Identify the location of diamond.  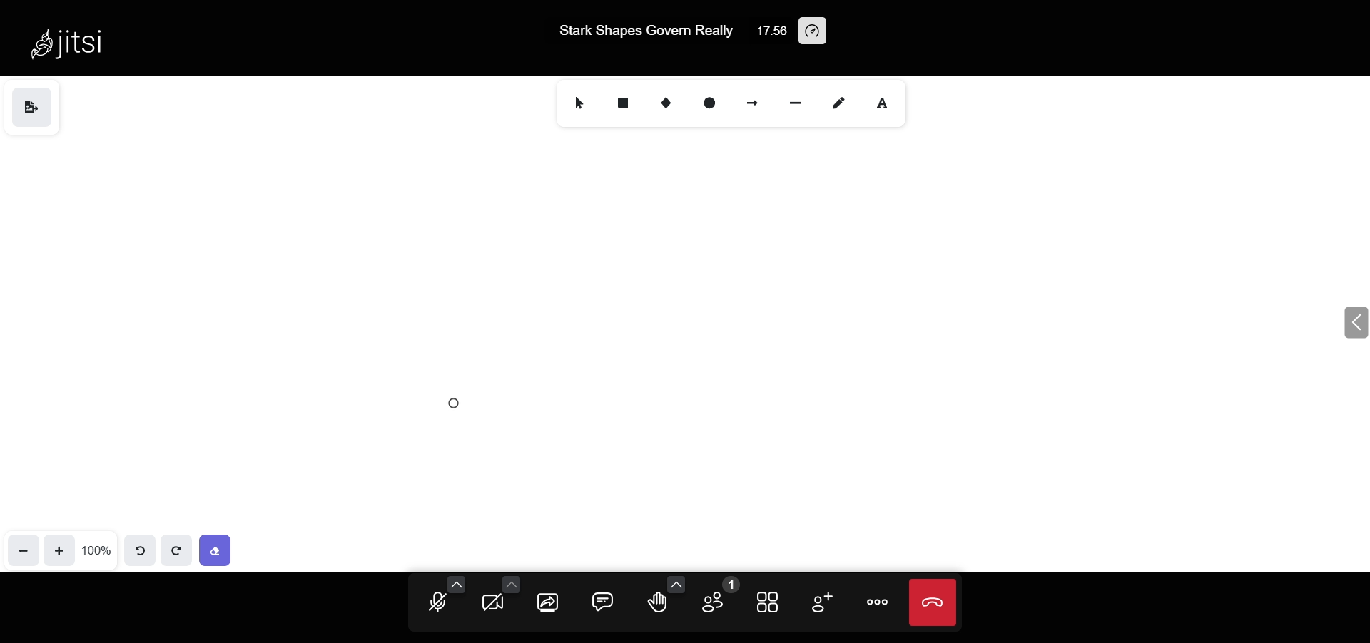
(668, 104).